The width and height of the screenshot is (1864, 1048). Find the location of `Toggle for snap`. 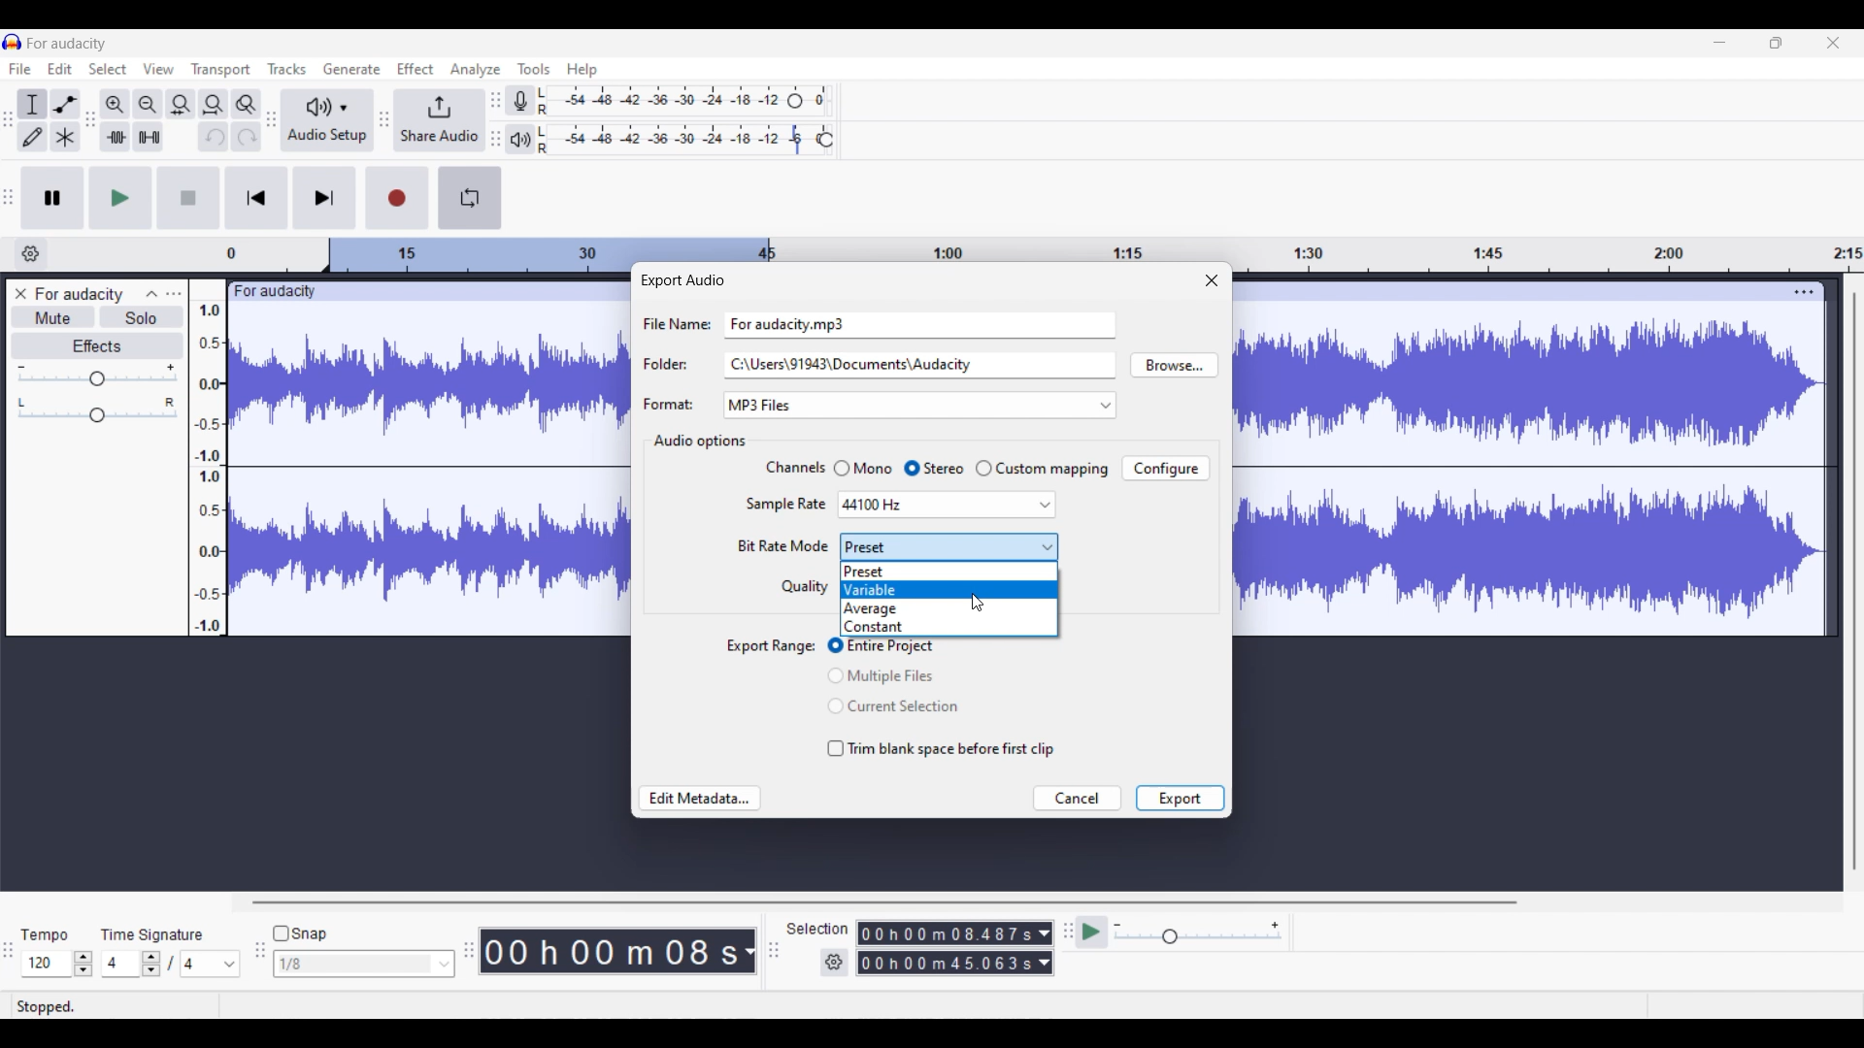

Toggle for snap is located at coordinates (300, 933).